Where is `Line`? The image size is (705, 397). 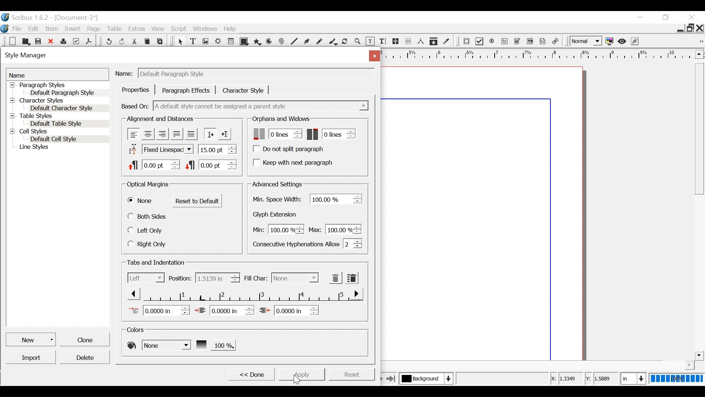 Line is located at coordinates (293, 42).